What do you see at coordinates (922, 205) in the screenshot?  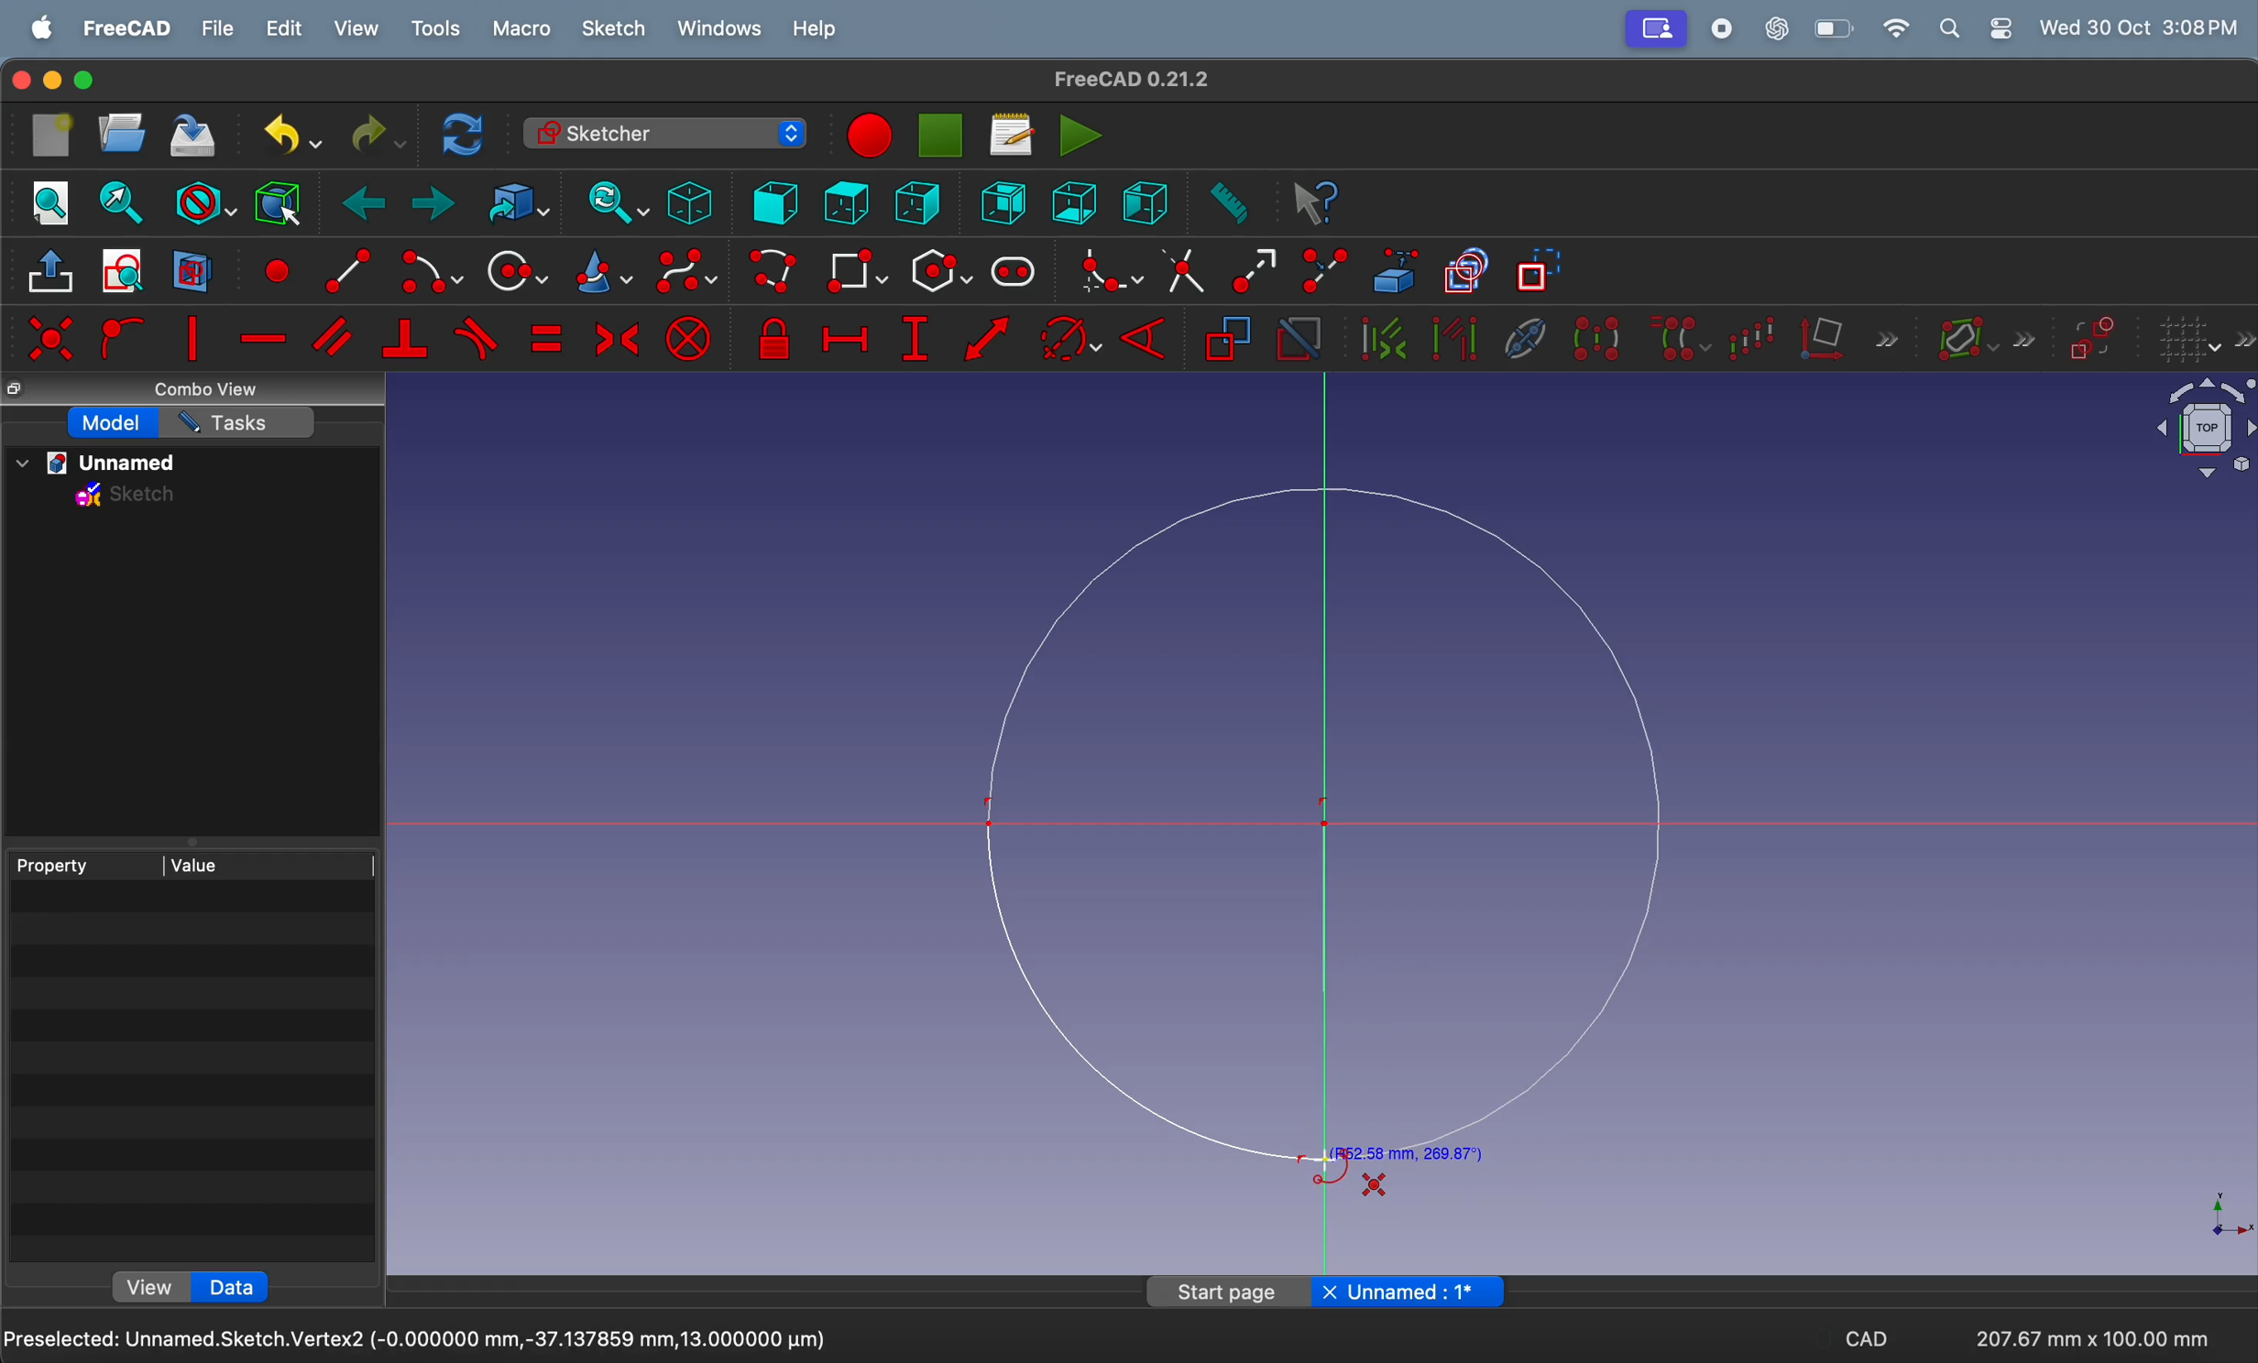 I see `left view` at bounding box center [922, 205].